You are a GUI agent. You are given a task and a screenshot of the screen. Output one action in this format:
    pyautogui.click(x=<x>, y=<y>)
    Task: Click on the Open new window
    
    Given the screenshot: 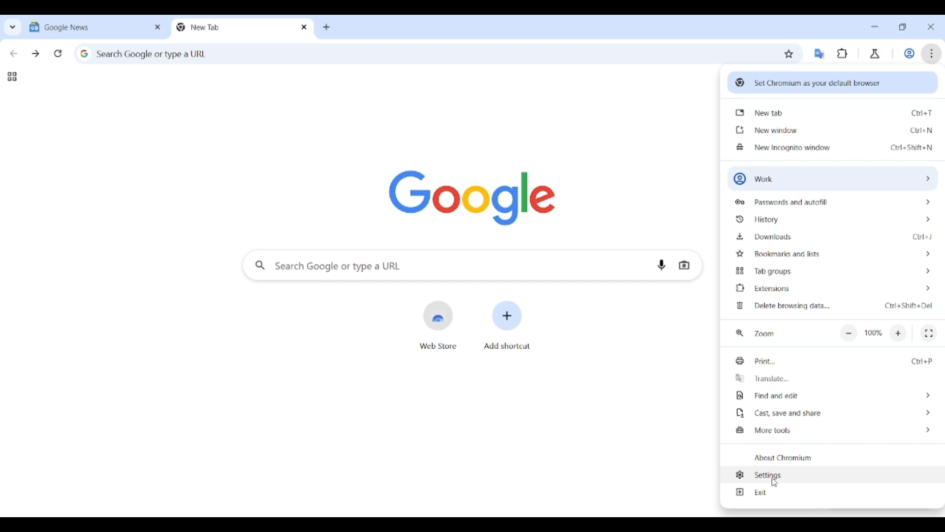 What is the action you would take?
    pyautogui.click(x=831, y=130)
    